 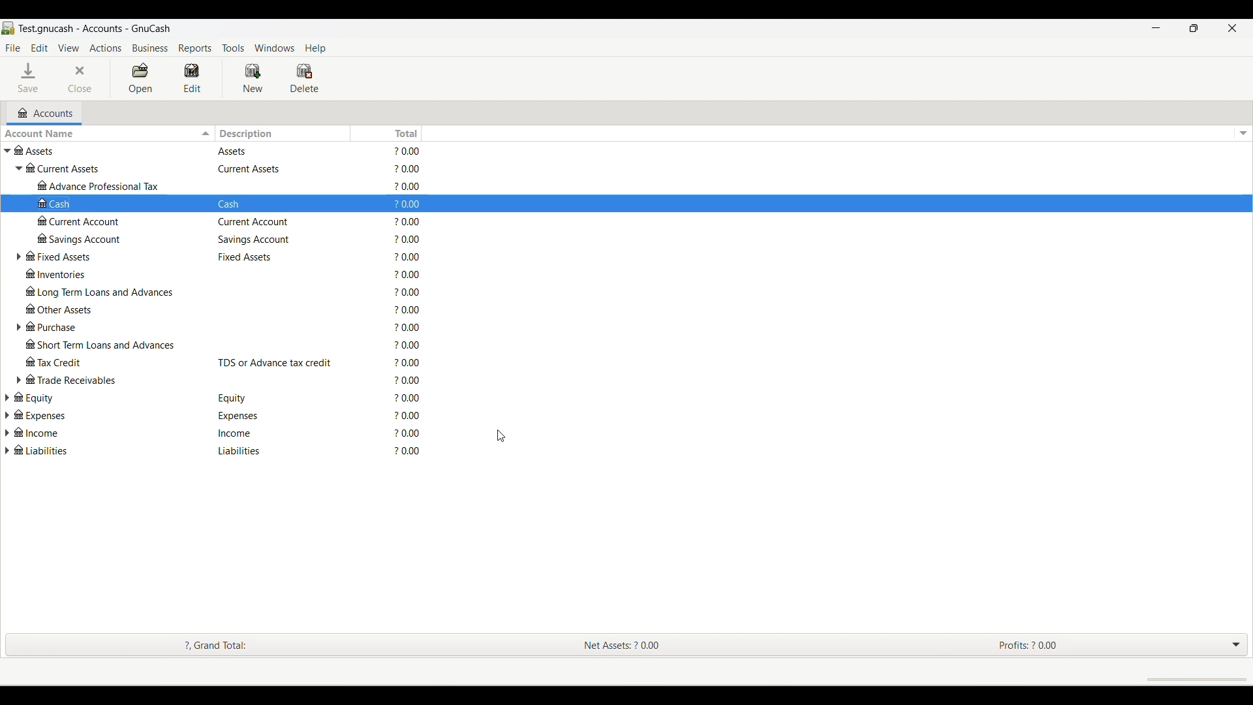 I want to click on Minimize, so click(x=1156, y=28).